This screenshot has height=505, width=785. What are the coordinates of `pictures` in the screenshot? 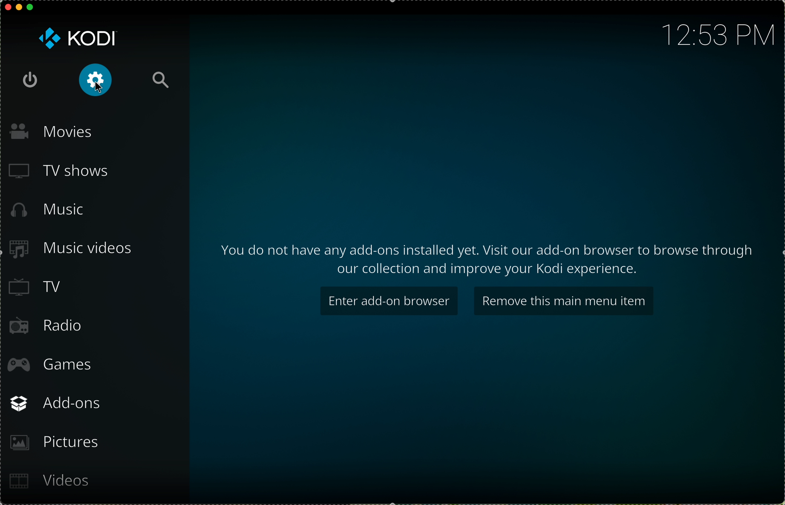 It's located at (63, 445).